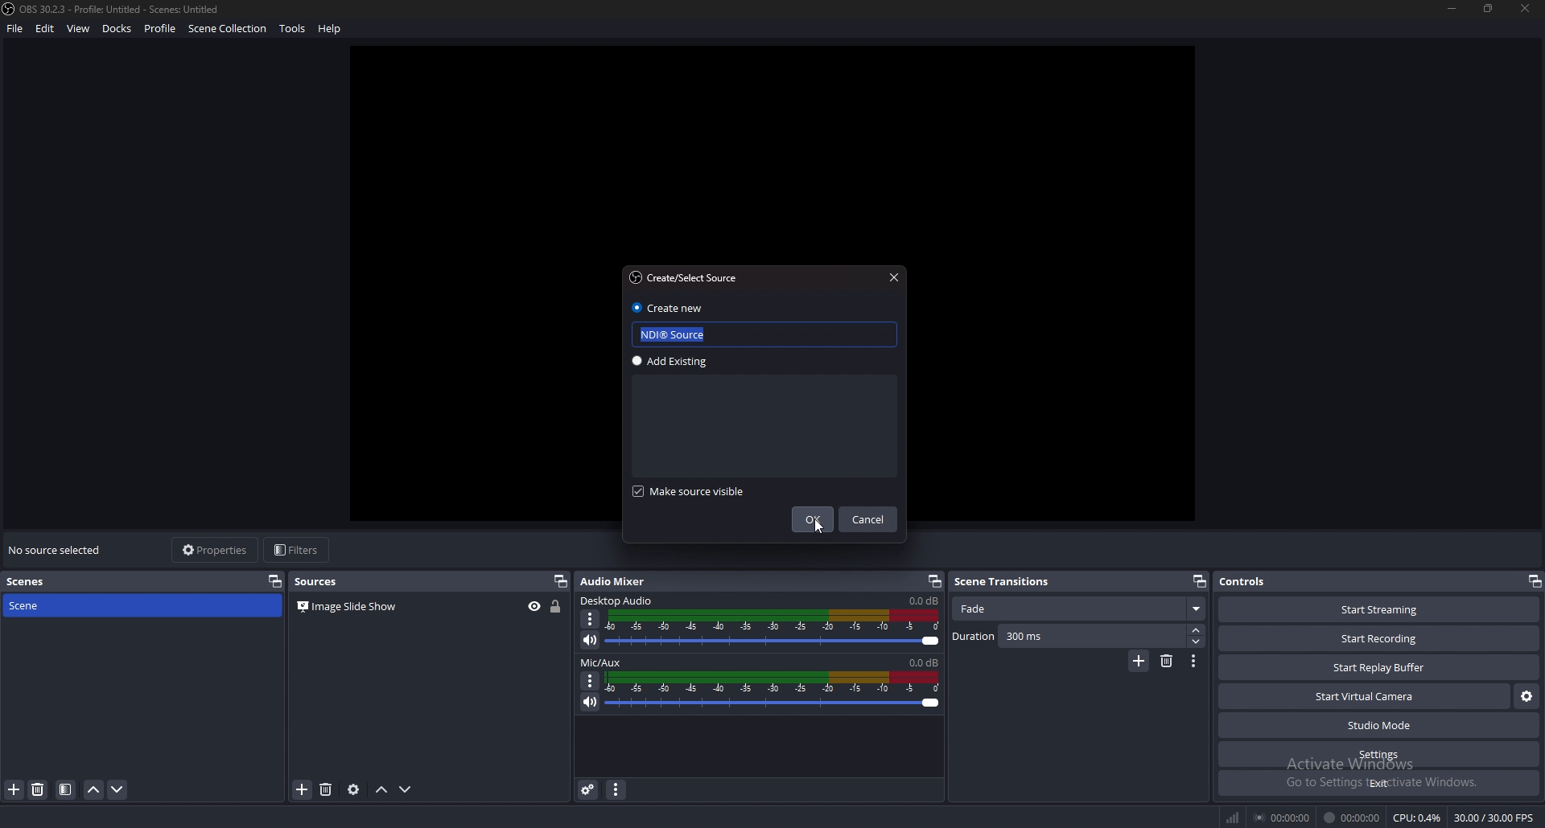  What do you see at coordinates (57, 549) in the screenshot?
I see `no source selected` at bounding box center [57, 549].